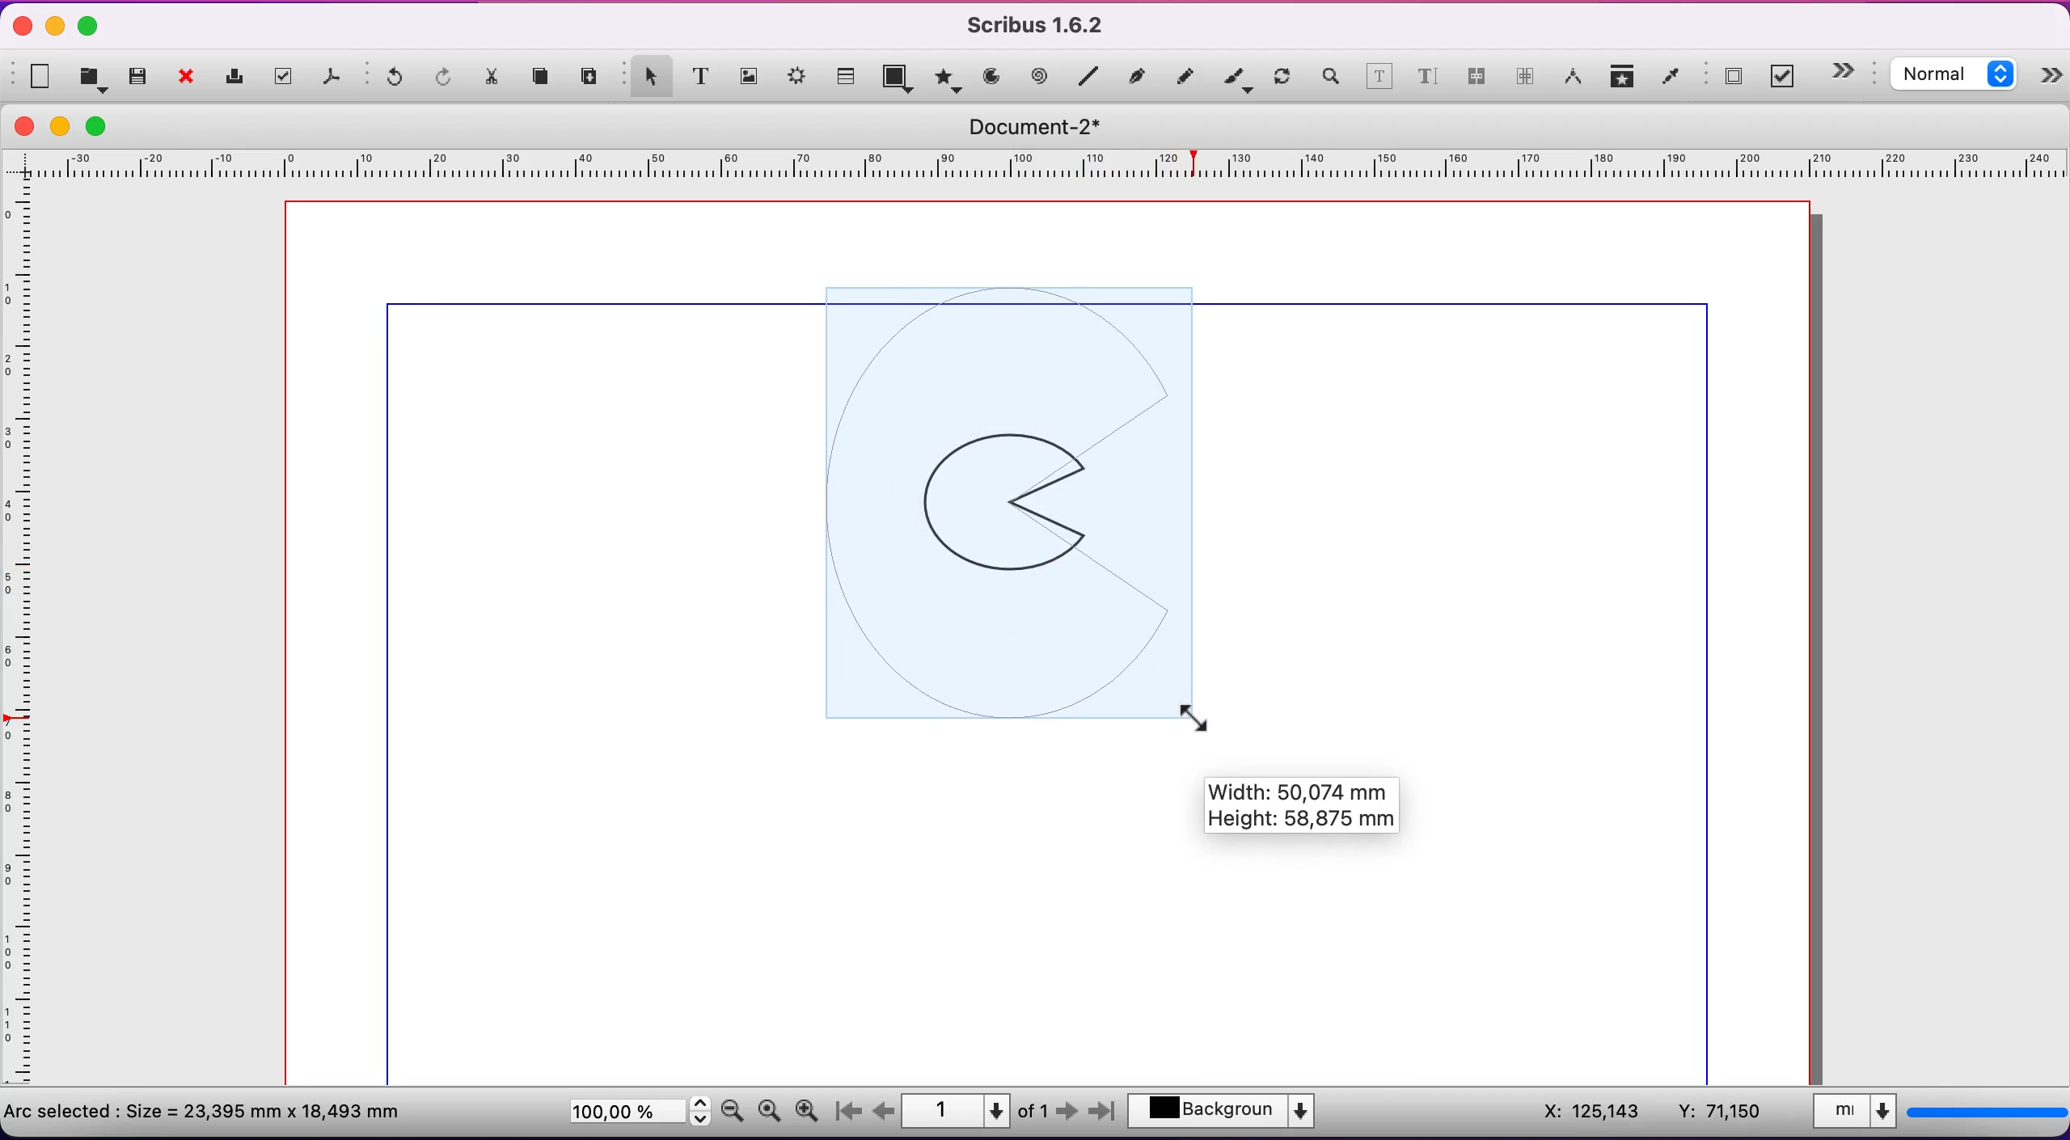 The image size is (2070, 1140). Describe the element at coordinates (545, 78) in the screenshot. I see `copy` at that location.